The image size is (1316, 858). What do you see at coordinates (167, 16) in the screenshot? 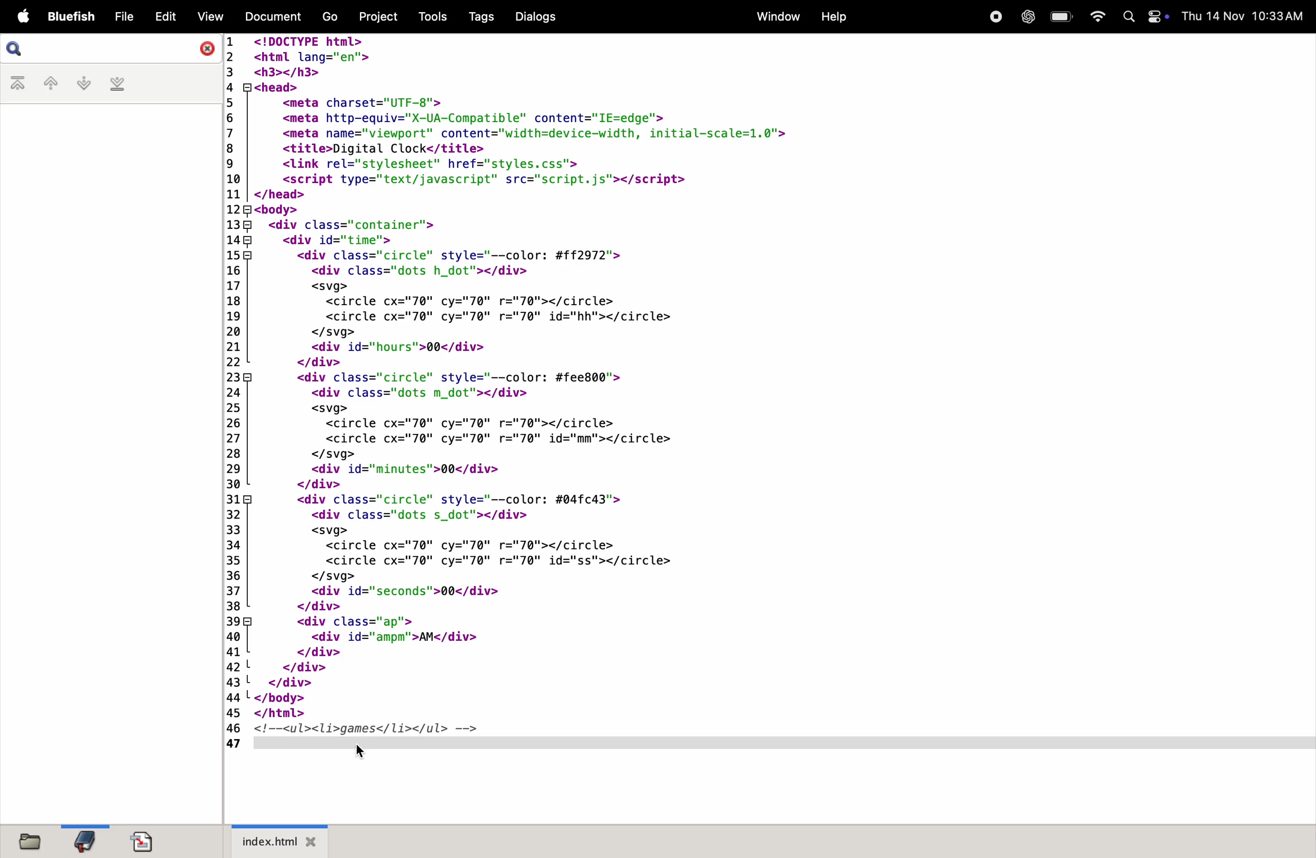
I see `Edit` at bounding box center [167, 16].